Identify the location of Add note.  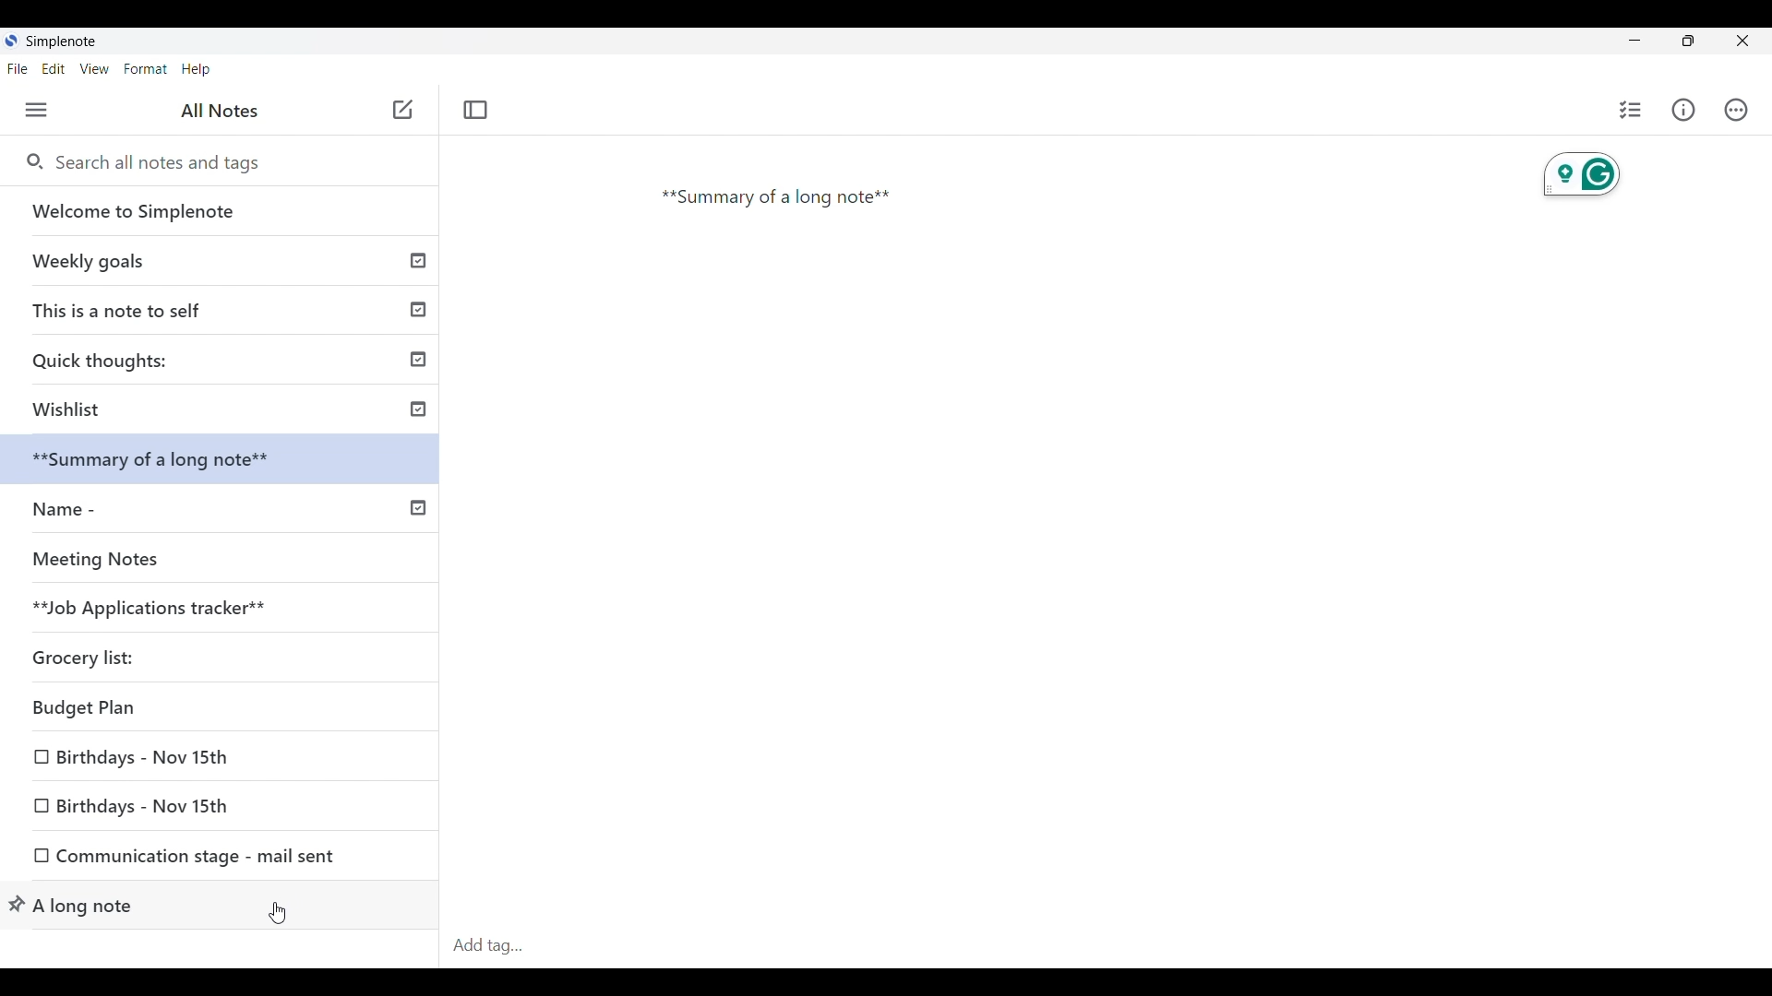
(401, 111).